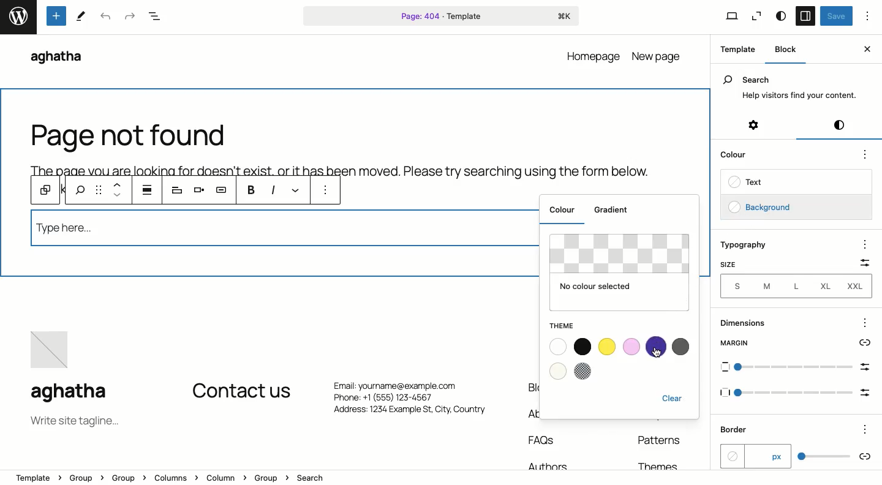 Image resolution: width=882 pixels, height=485 pixels. Describe the element at coordinates (797, 391) in the screenshot. I see `` at that location.